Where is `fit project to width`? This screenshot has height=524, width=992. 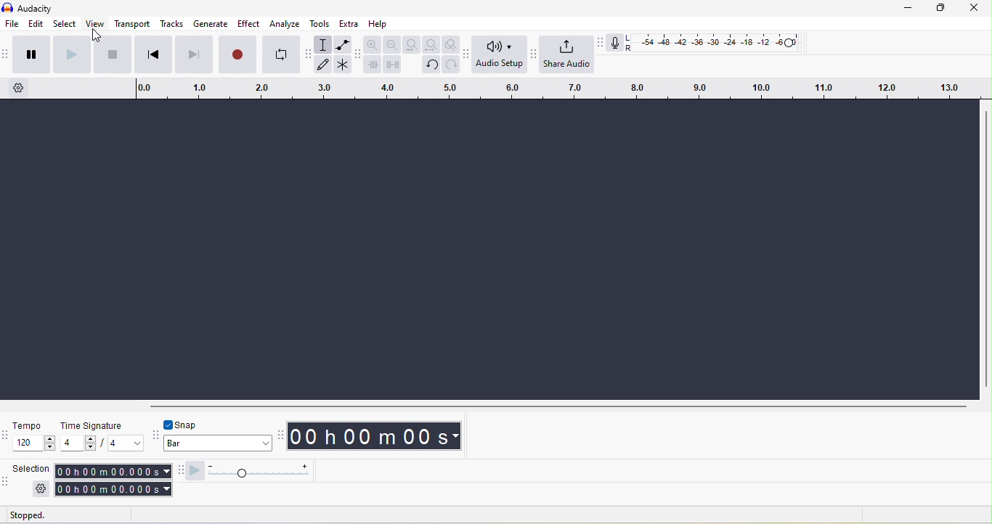 fit project to width is located at coordinates (432, 44).